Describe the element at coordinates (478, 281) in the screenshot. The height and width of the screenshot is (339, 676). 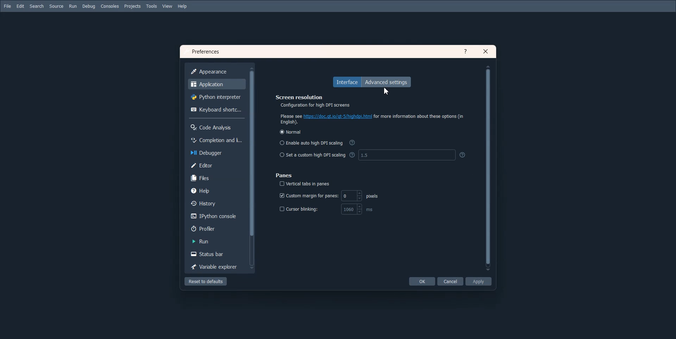
I see `Apply` at that location.